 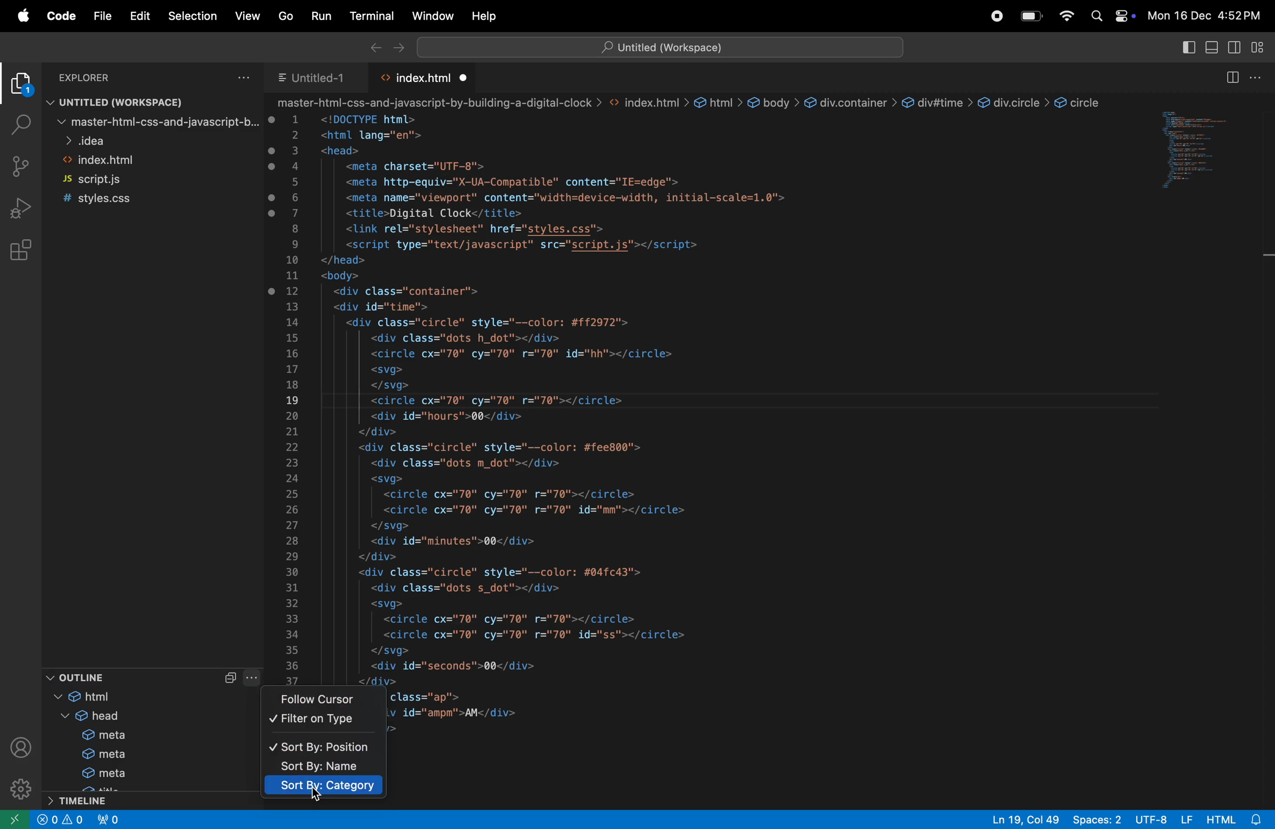 What do you see at coordinates (320, 768) in the screenshot?
I see `sort by name` at bounding box center [320, 768].